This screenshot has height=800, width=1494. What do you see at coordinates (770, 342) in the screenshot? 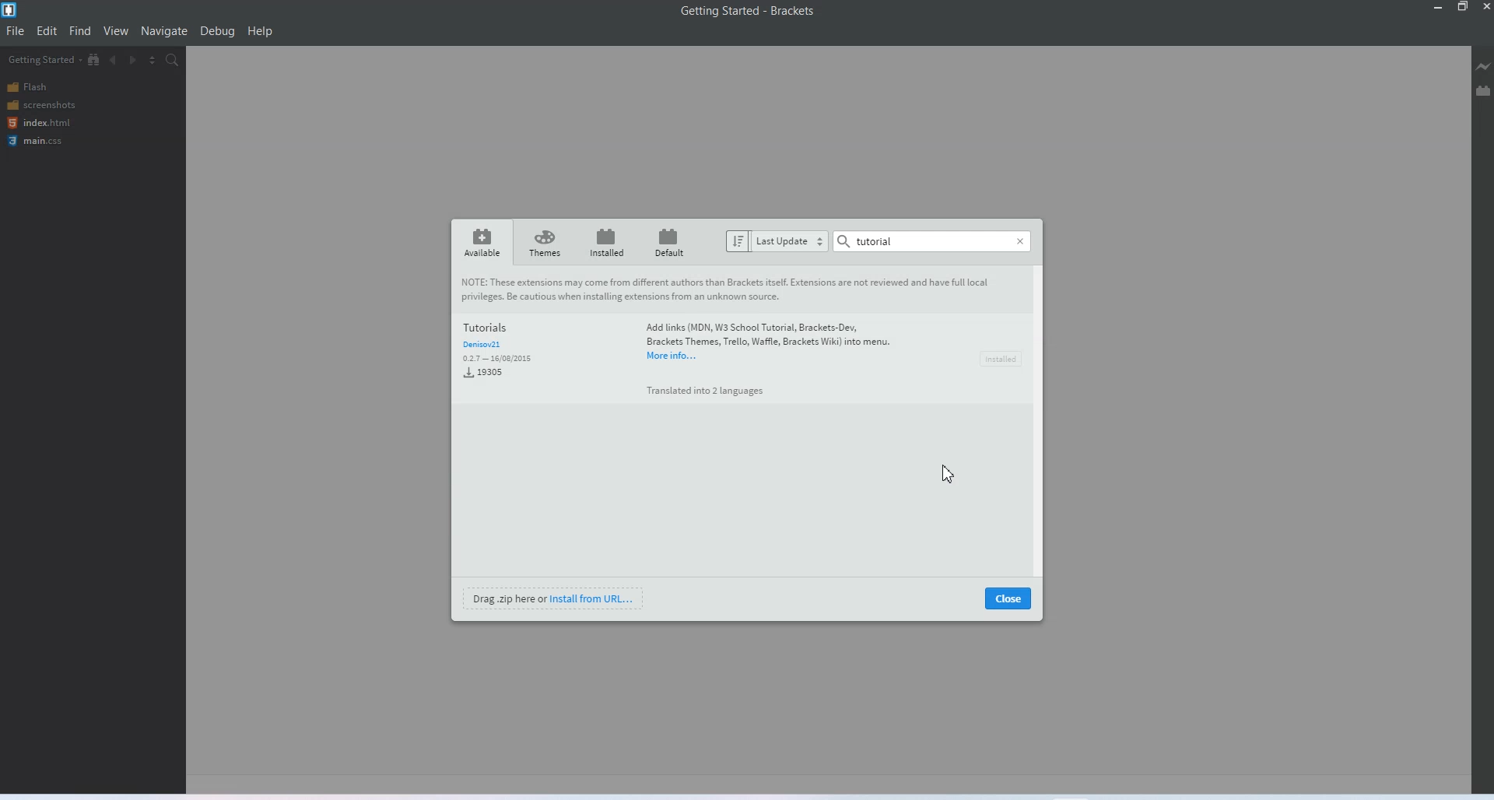
I see `‘Add links (MDN, W3 School Tutorial, Brackets-Dev,
Brackets Themes, Trello, Waffle, Brackets Wiki) into menu.` at bounding box center [770, 342].